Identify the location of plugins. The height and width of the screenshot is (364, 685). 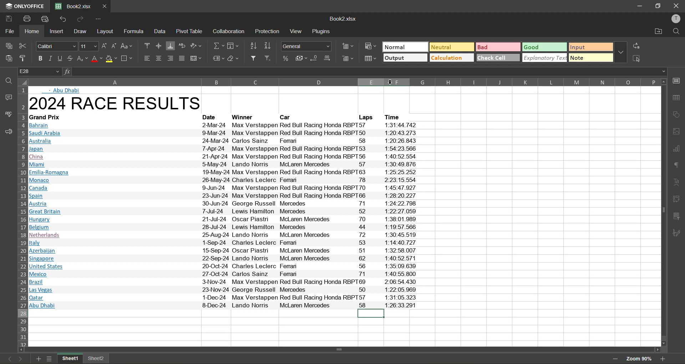
(321, 31).